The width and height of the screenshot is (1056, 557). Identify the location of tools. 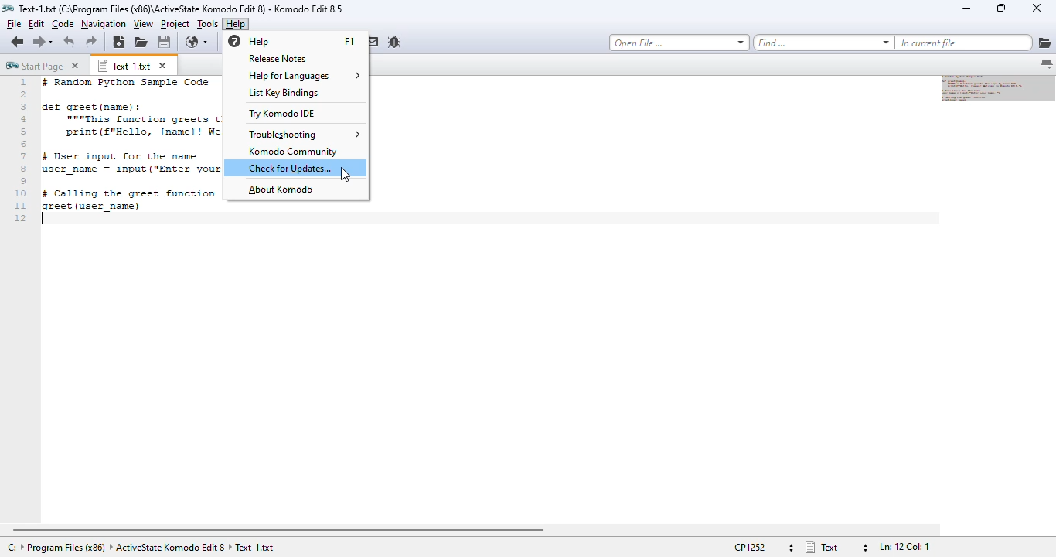
(208, 24).